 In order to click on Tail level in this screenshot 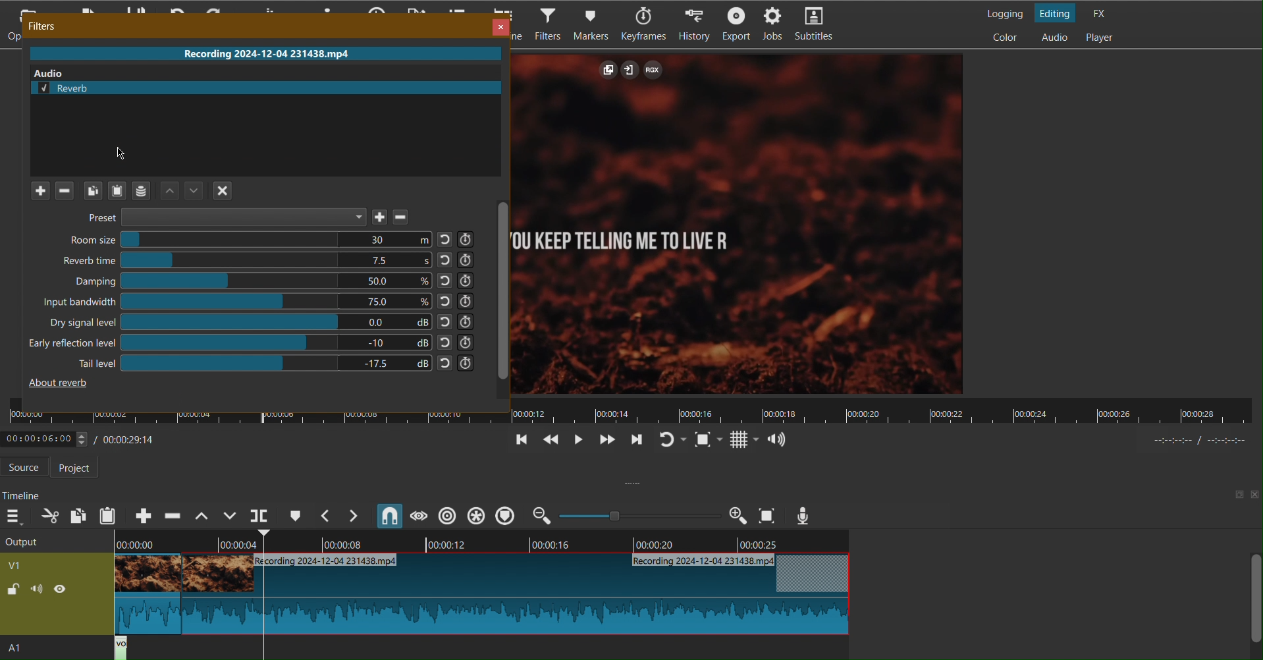, I will do `click(273, 362)`.